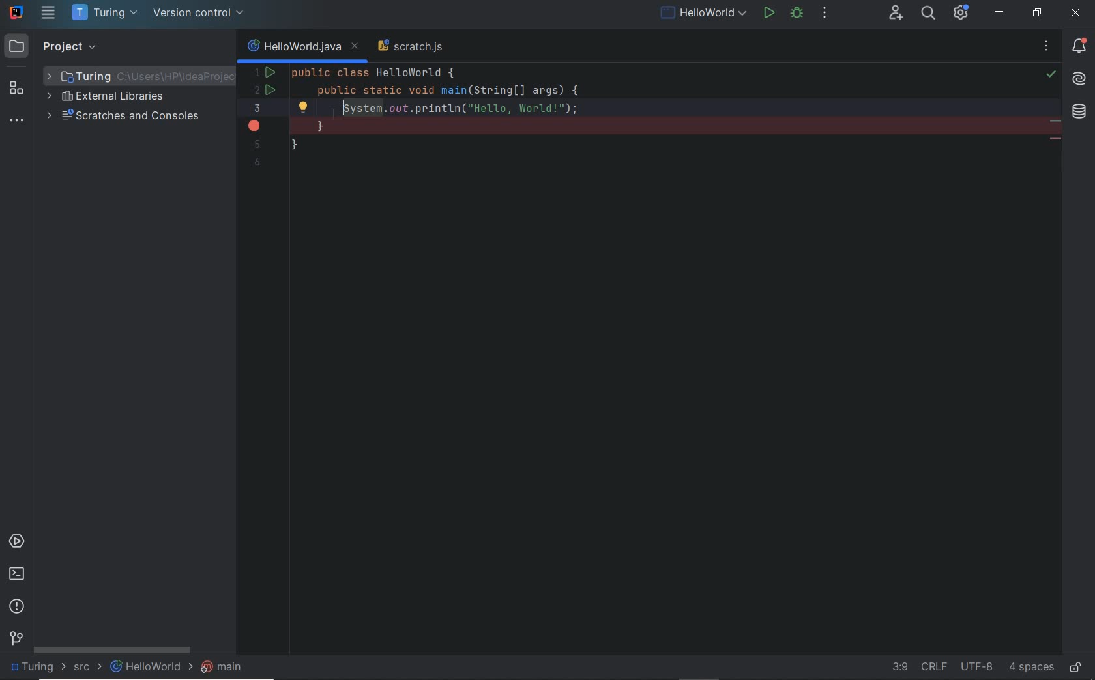 The width and height of the screenshot is (1095, 680). I want to click on external libraries, so click(111, 98).